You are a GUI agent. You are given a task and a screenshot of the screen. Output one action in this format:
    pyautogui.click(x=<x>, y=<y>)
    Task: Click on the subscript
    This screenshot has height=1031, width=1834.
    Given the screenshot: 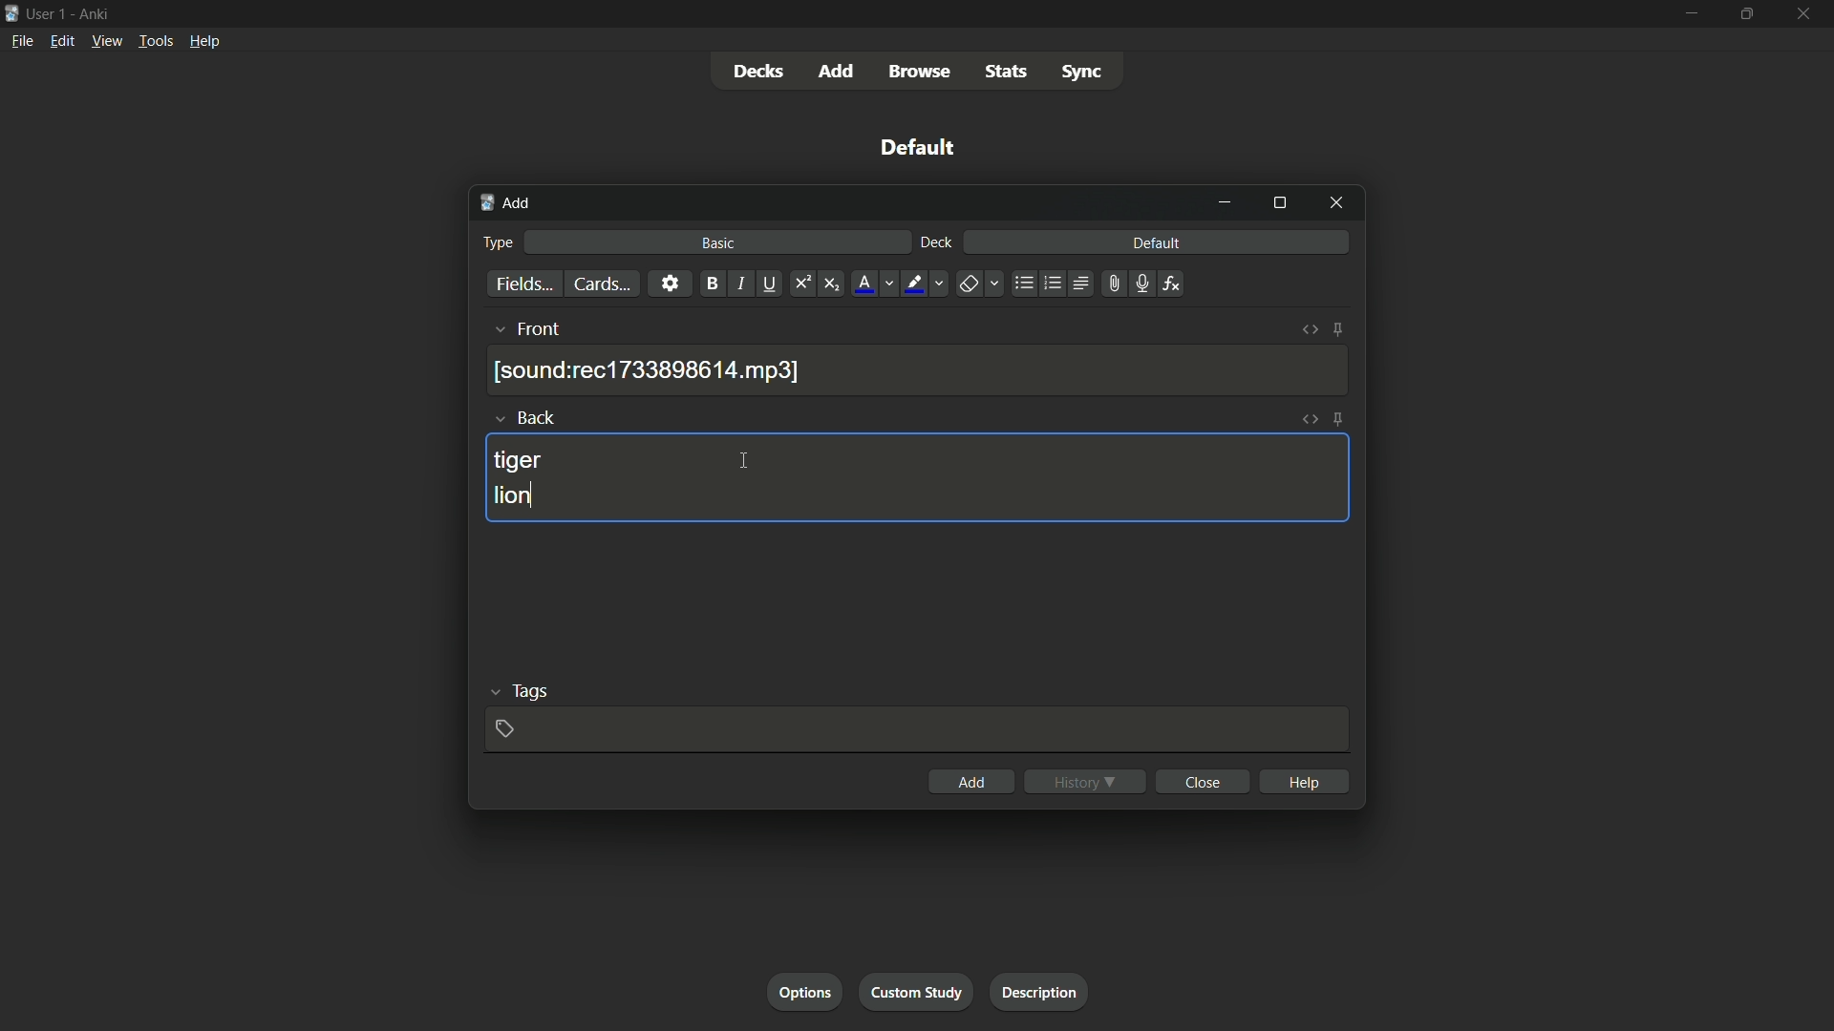 What is the action you would take?
    pyautogui.click(x=834, y=284)
    